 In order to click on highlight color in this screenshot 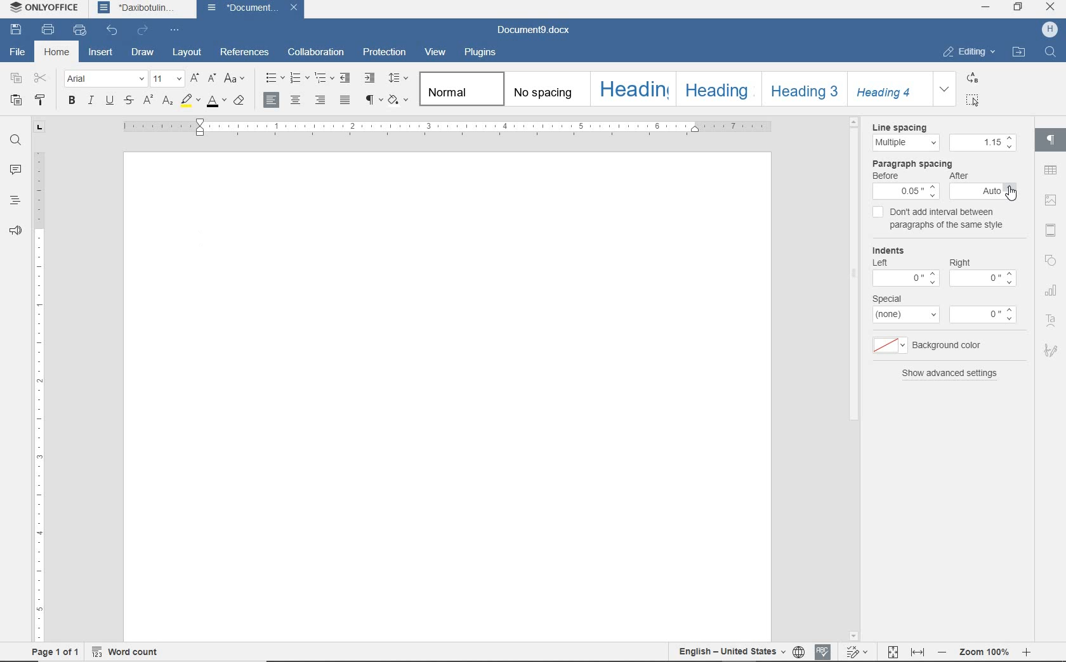, I will do `click(191, 101)`.